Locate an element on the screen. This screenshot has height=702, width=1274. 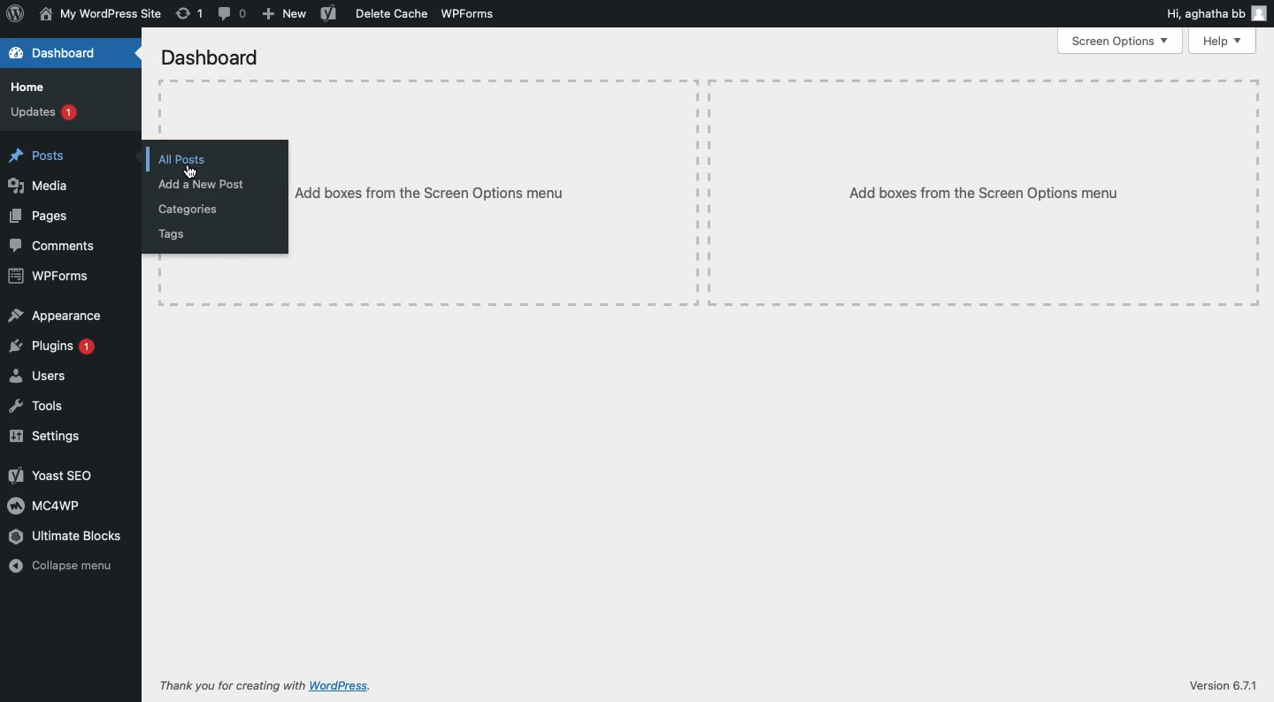
Name is located at coordinates (100, 15).